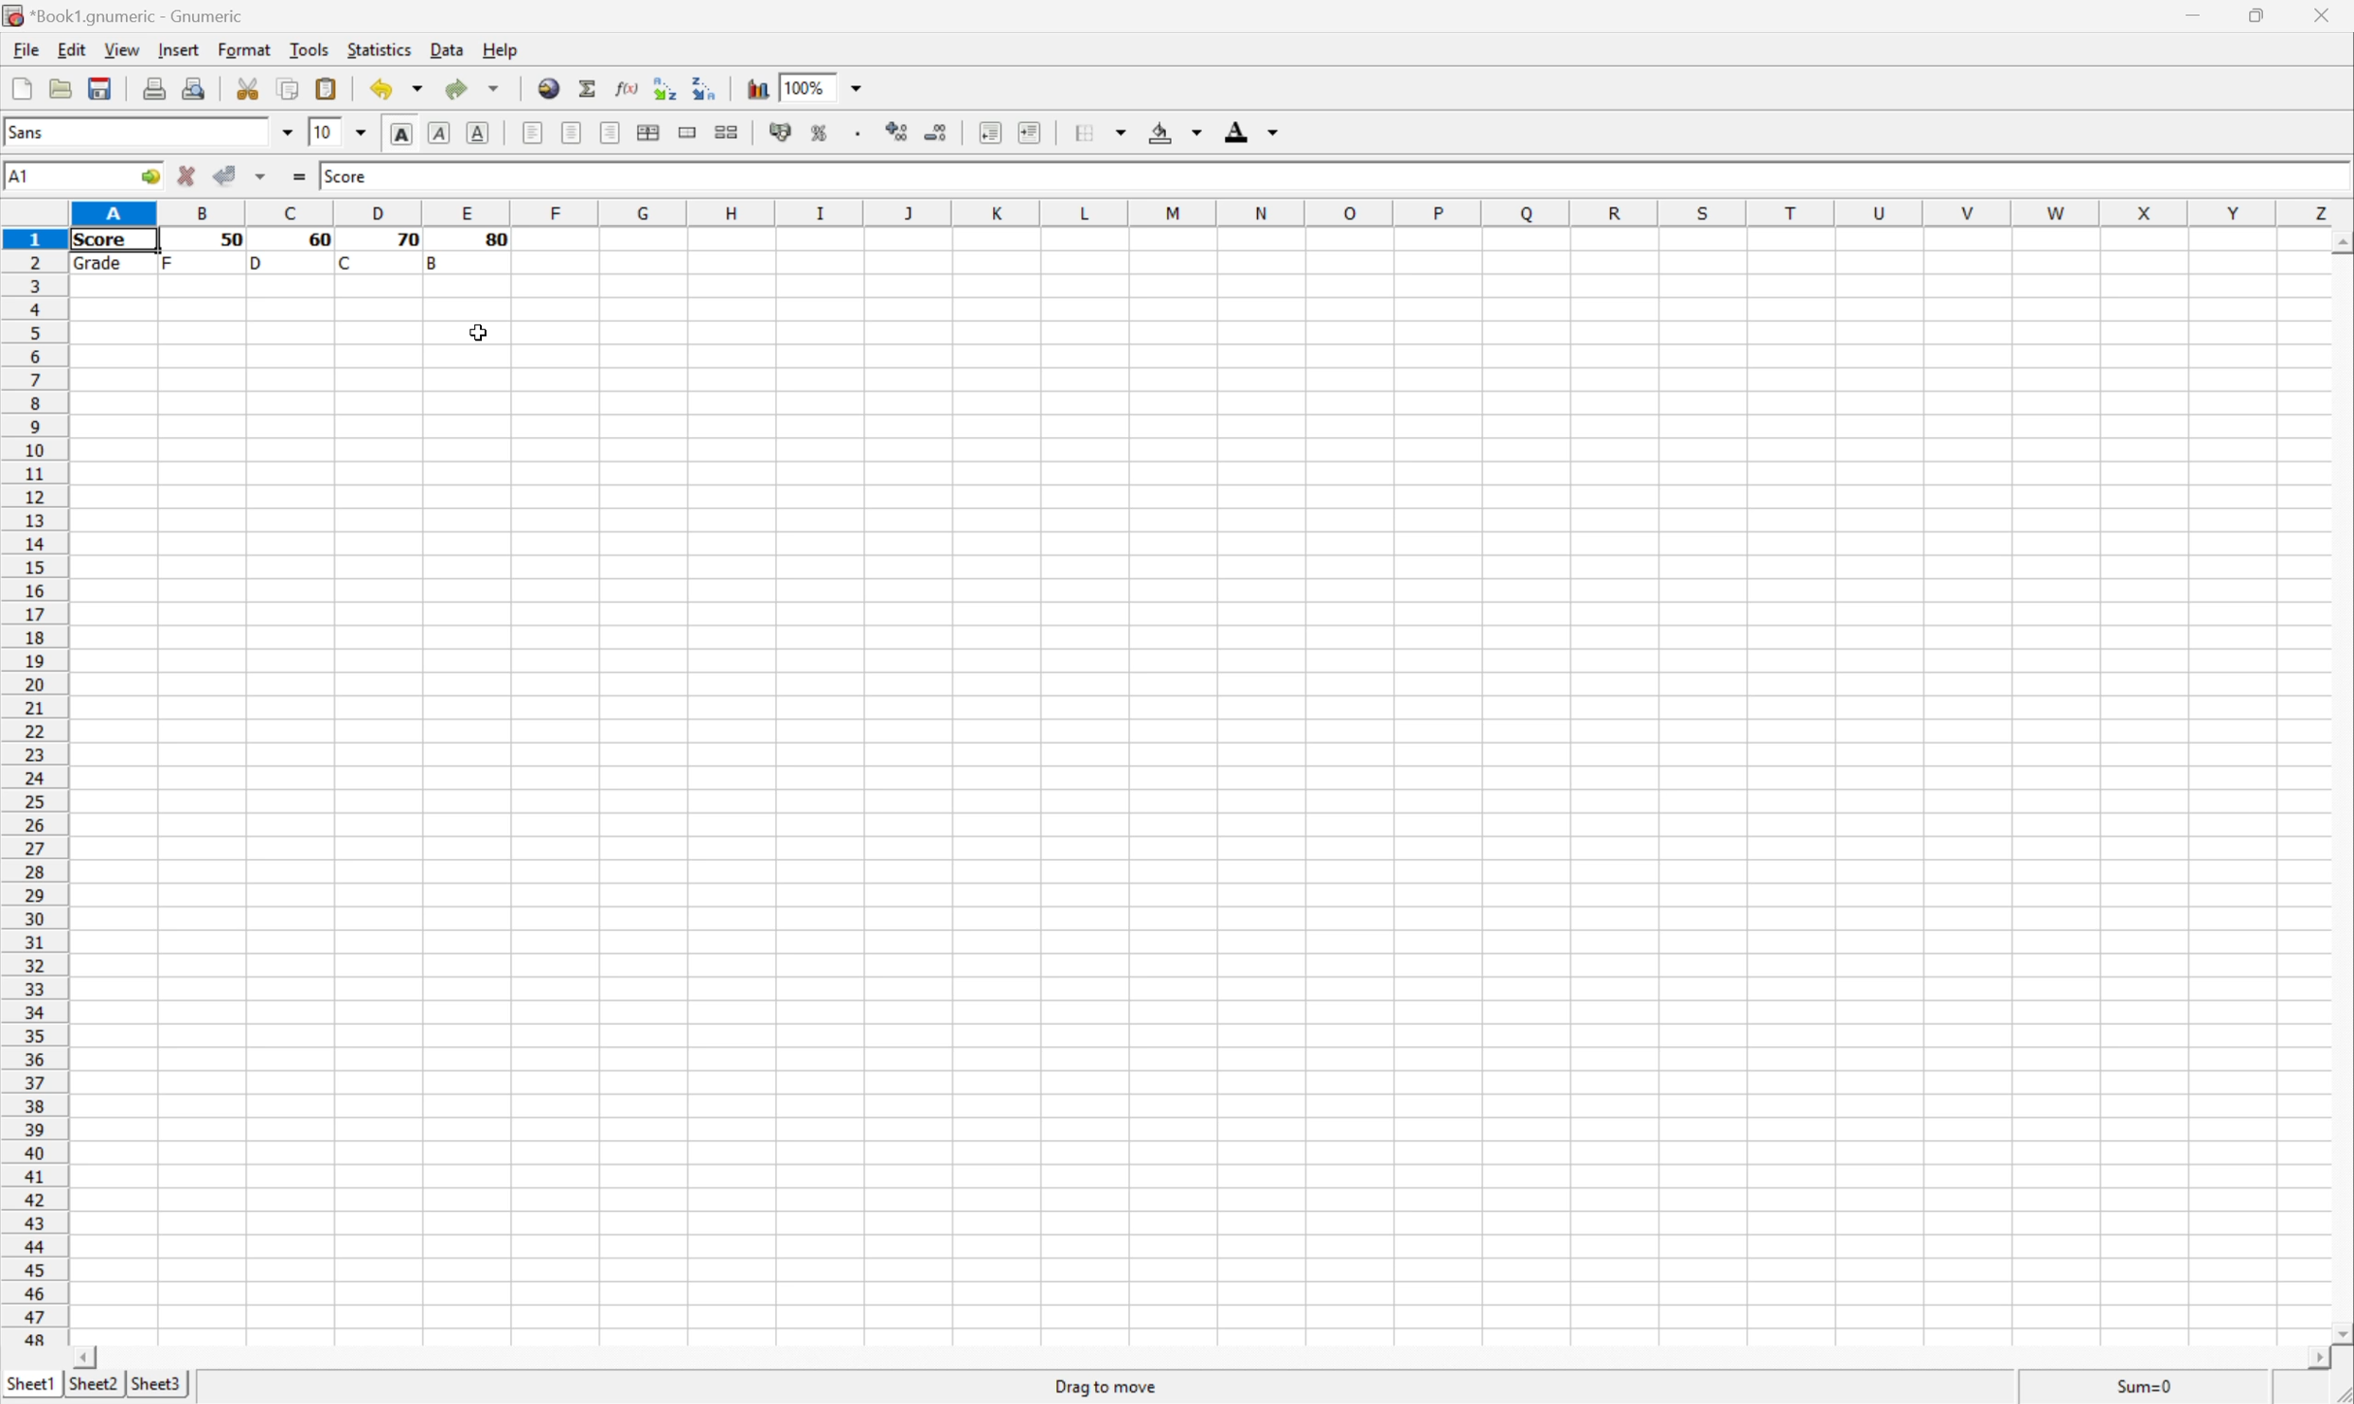 This screenshot has width=2354, height=1404. I want to click on Sum=0, so click(2150, 1388).